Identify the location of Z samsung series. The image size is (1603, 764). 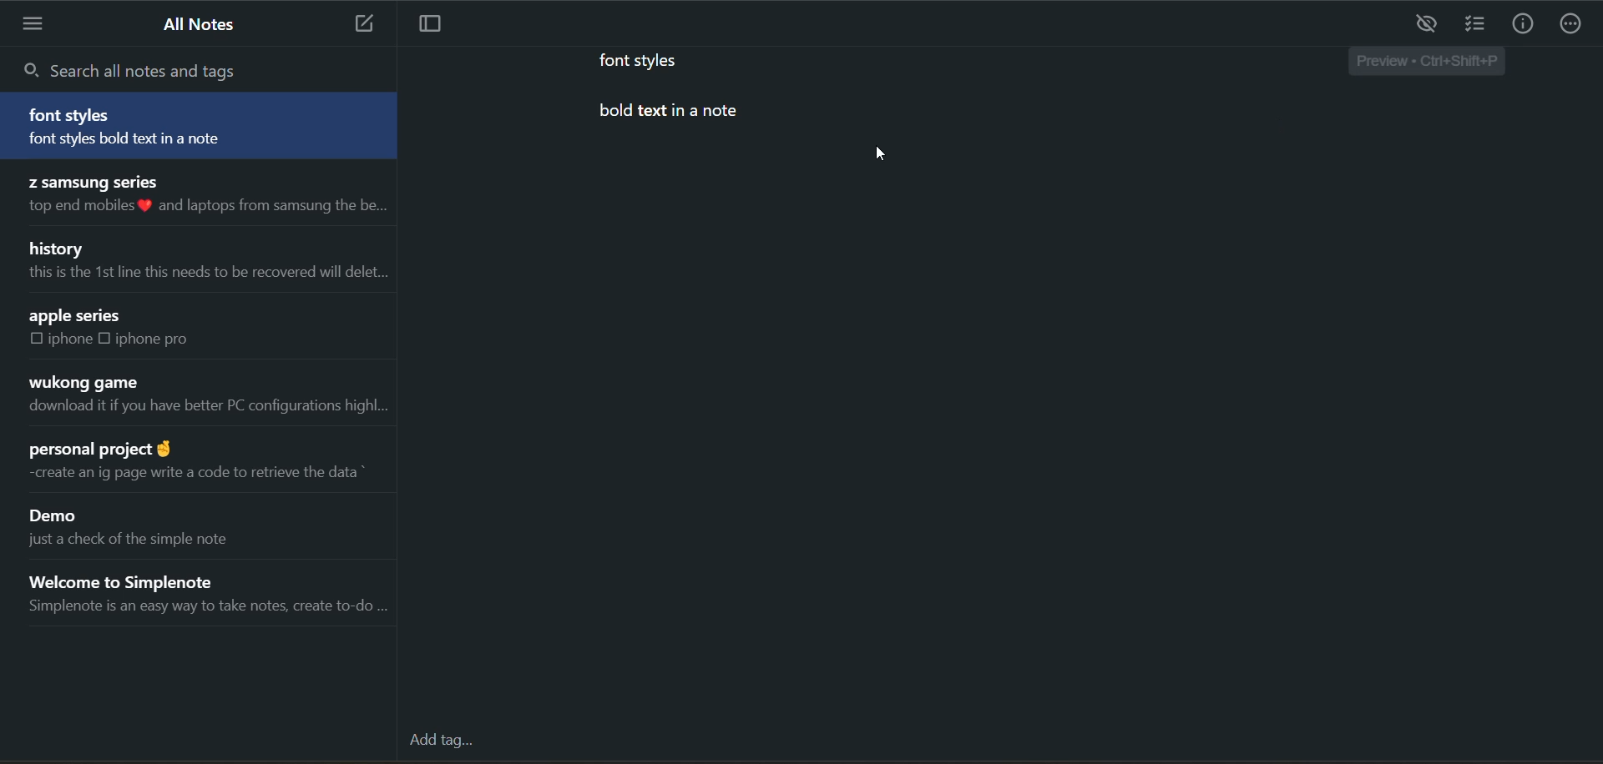
(91, 180).